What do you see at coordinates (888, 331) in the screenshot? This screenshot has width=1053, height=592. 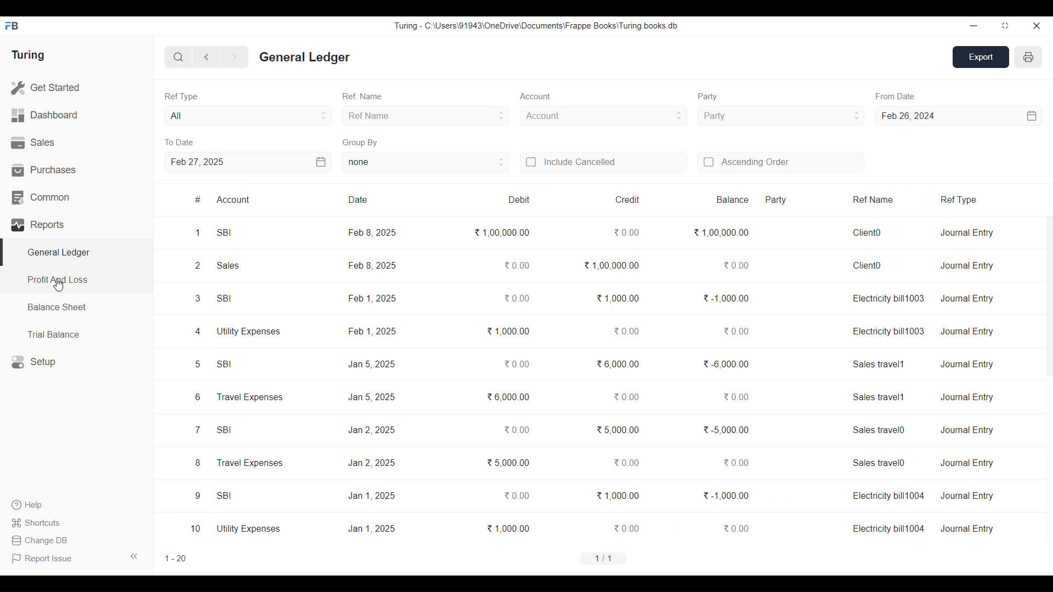 I see `Electricity bill1003` at bounding box center [888, 331].